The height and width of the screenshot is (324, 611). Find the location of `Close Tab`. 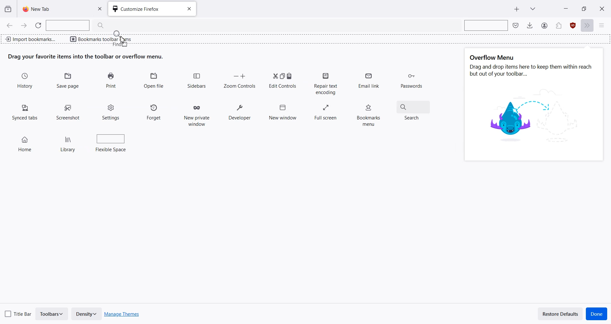

Close Tab is located at coordinates (102, 9).